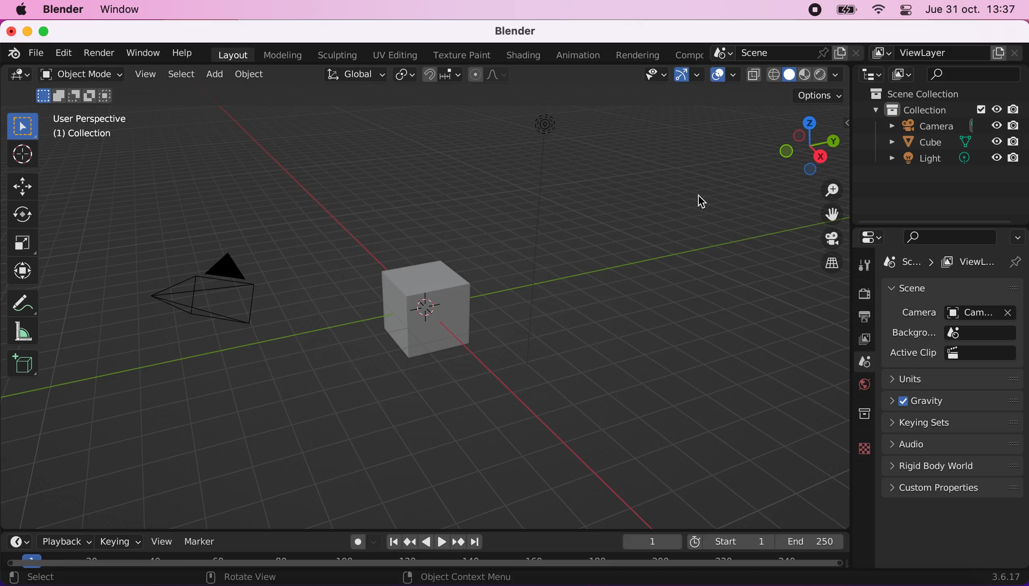 Image resolution: width=1029 pixels, height=586 pixels. What do you see at coordinates (393, 56) in the screenshot?
I see `uv editing` at bounding box center [393, 56].